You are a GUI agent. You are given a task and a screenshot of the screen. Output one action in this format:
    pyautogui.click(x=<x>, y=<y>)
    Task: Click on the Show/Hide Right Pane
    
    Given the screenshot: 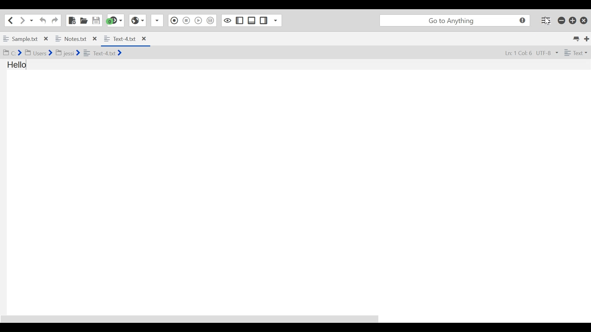 What is the action you would take?
    pyautogui.click(x=264, y=21)
    